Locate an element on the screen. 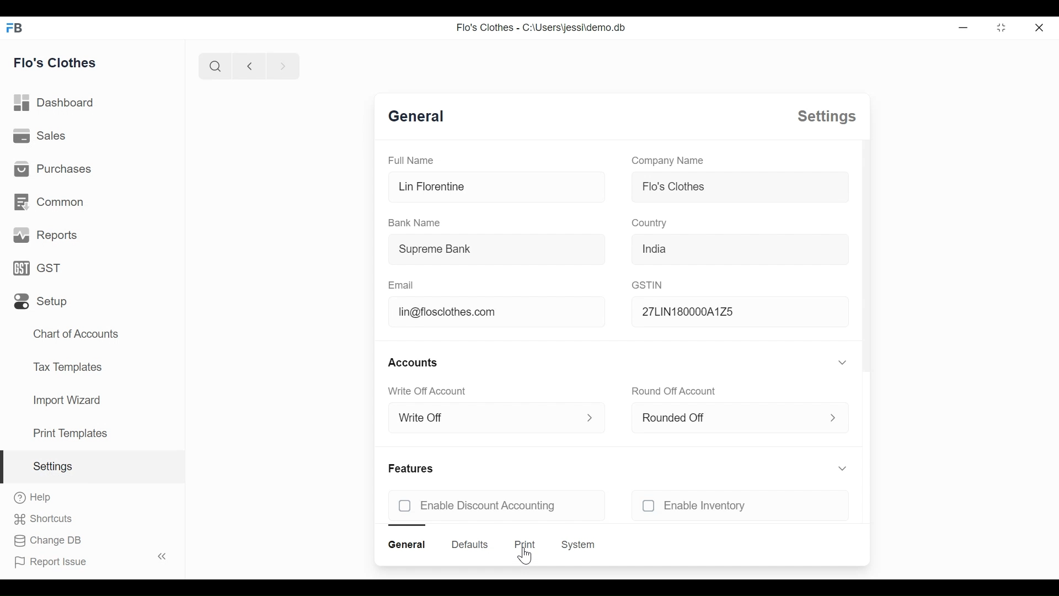 The image size is (1059, 596). cursor is located at coordinates (525, 556).